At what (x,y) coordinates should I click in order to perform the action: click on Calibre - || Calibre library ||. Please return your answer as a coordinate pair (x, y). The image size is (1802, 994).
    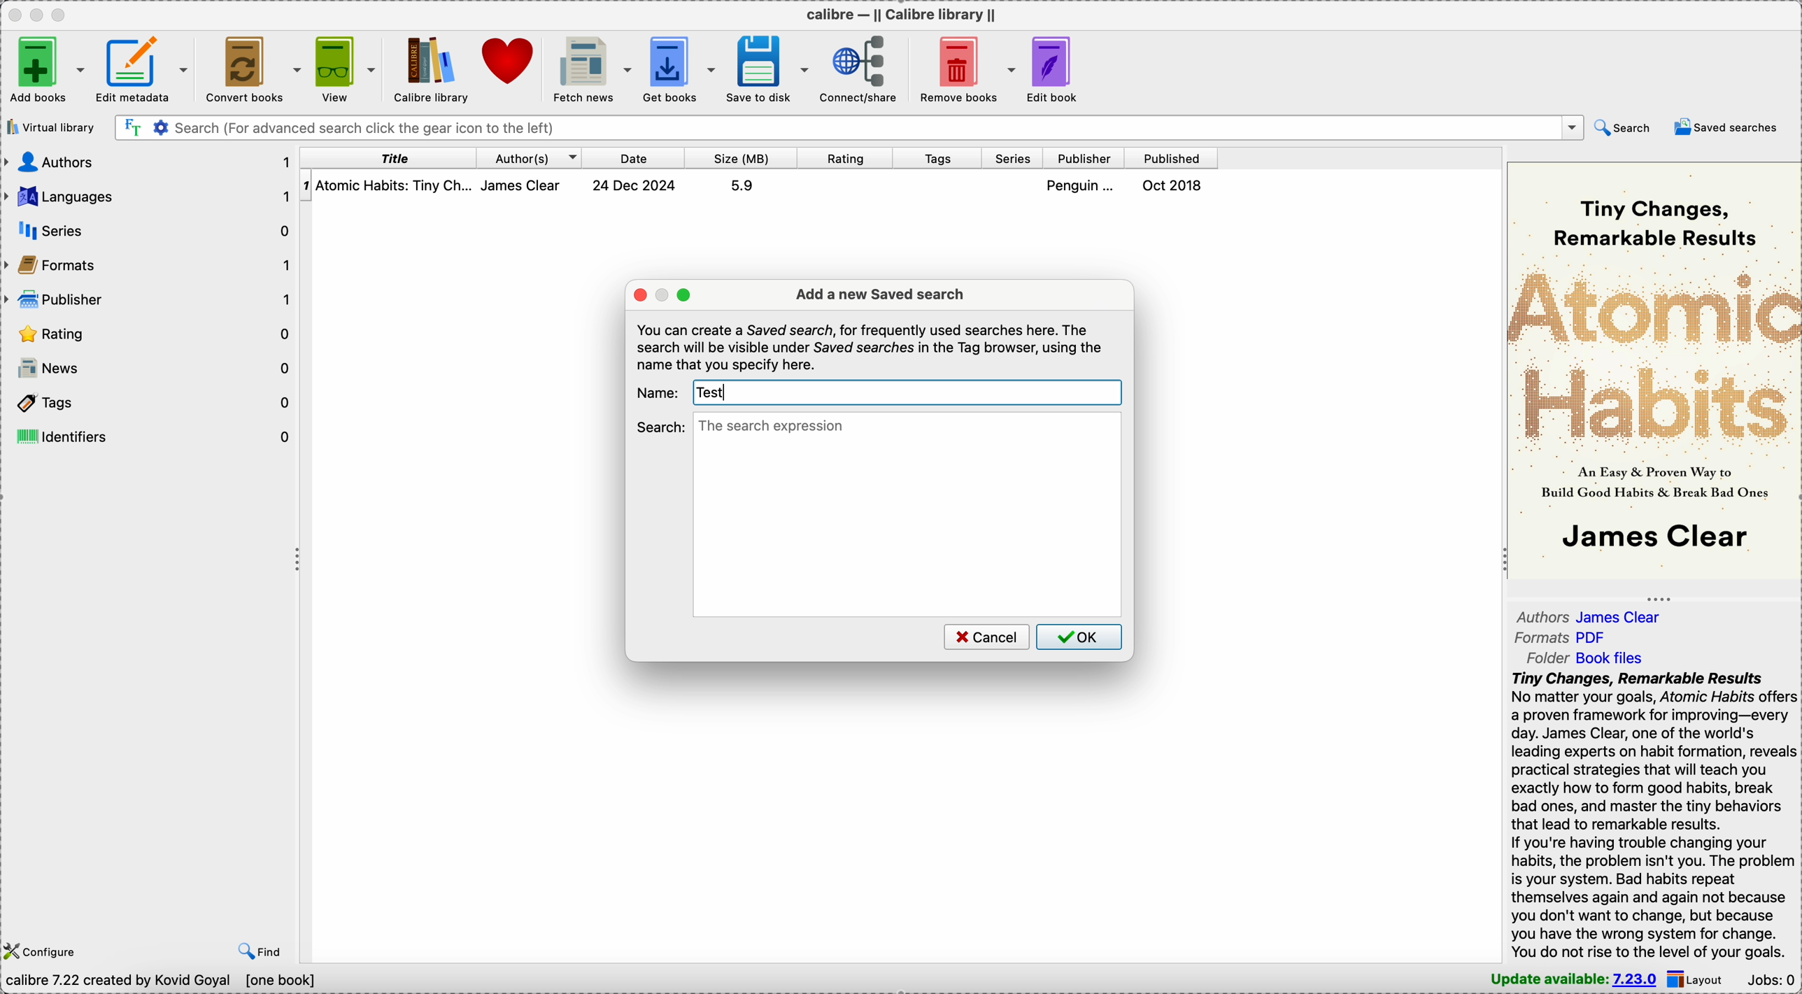
    Looking at the image, I should click on (899, 14).